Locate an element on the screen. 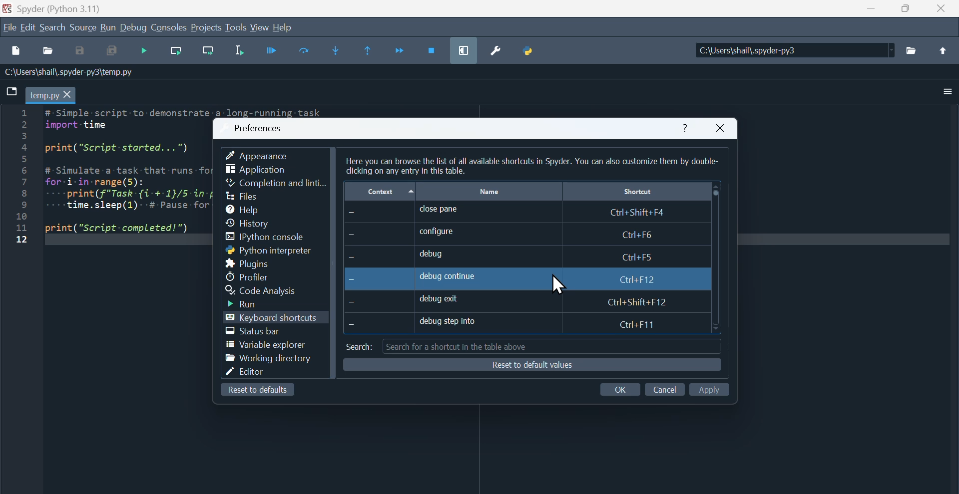 This screenshot has height=494, width=959.  is located at coordinates (712, 389).